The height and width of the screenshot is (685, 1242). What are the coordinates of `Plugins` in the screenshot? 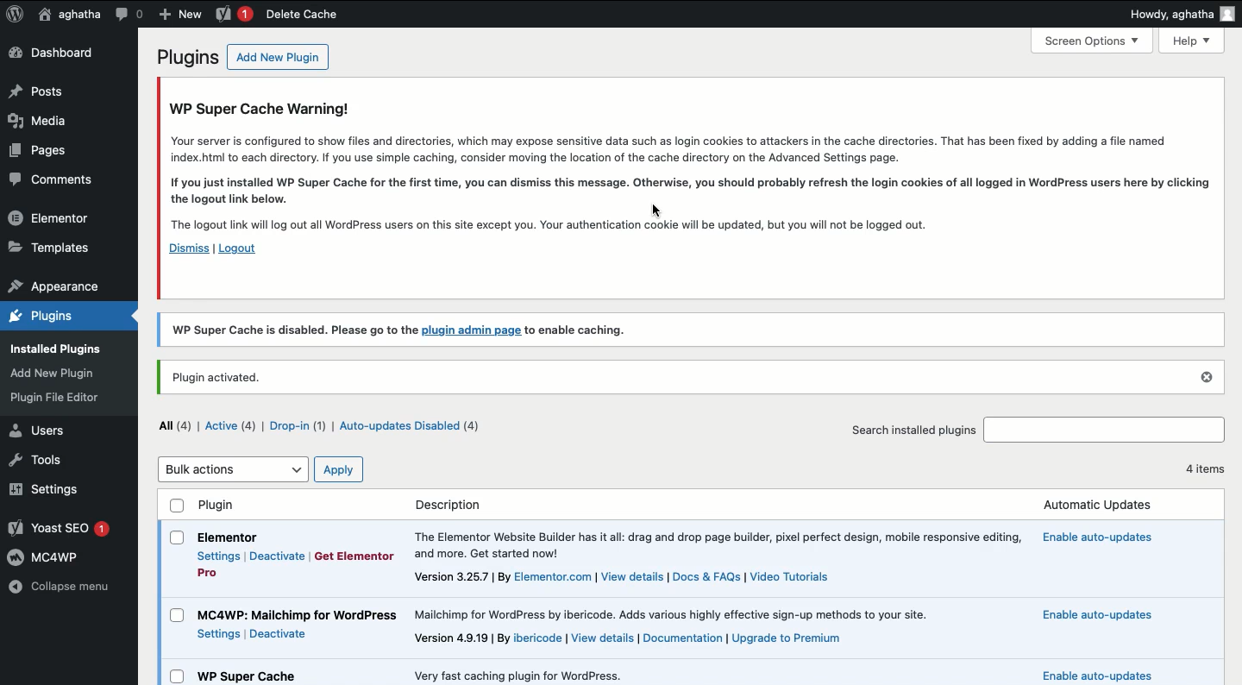 It's located at (186, 57).